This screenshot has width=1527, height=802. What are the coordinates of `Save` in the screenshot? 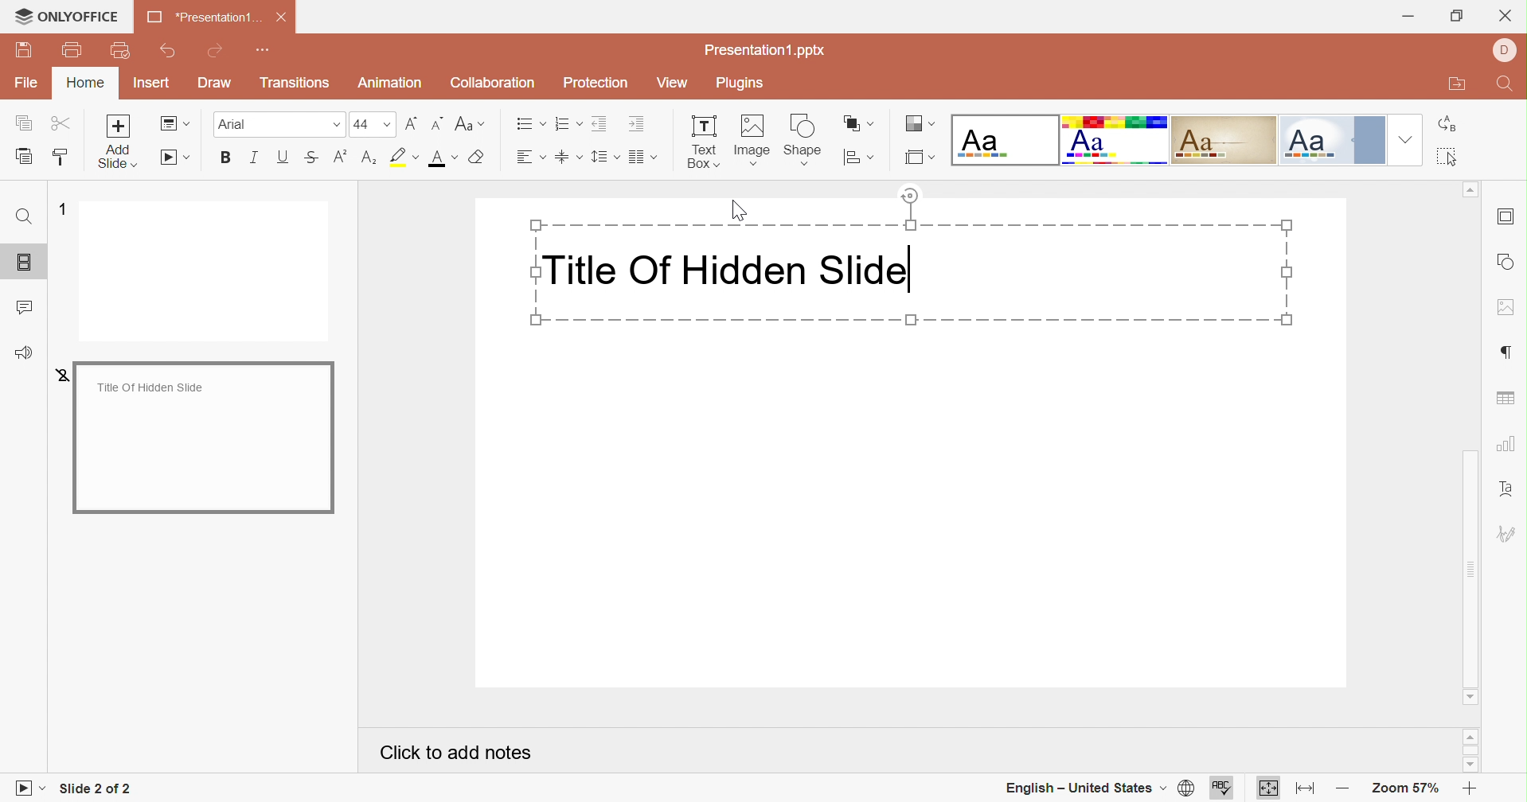 It's located at (23, 49).